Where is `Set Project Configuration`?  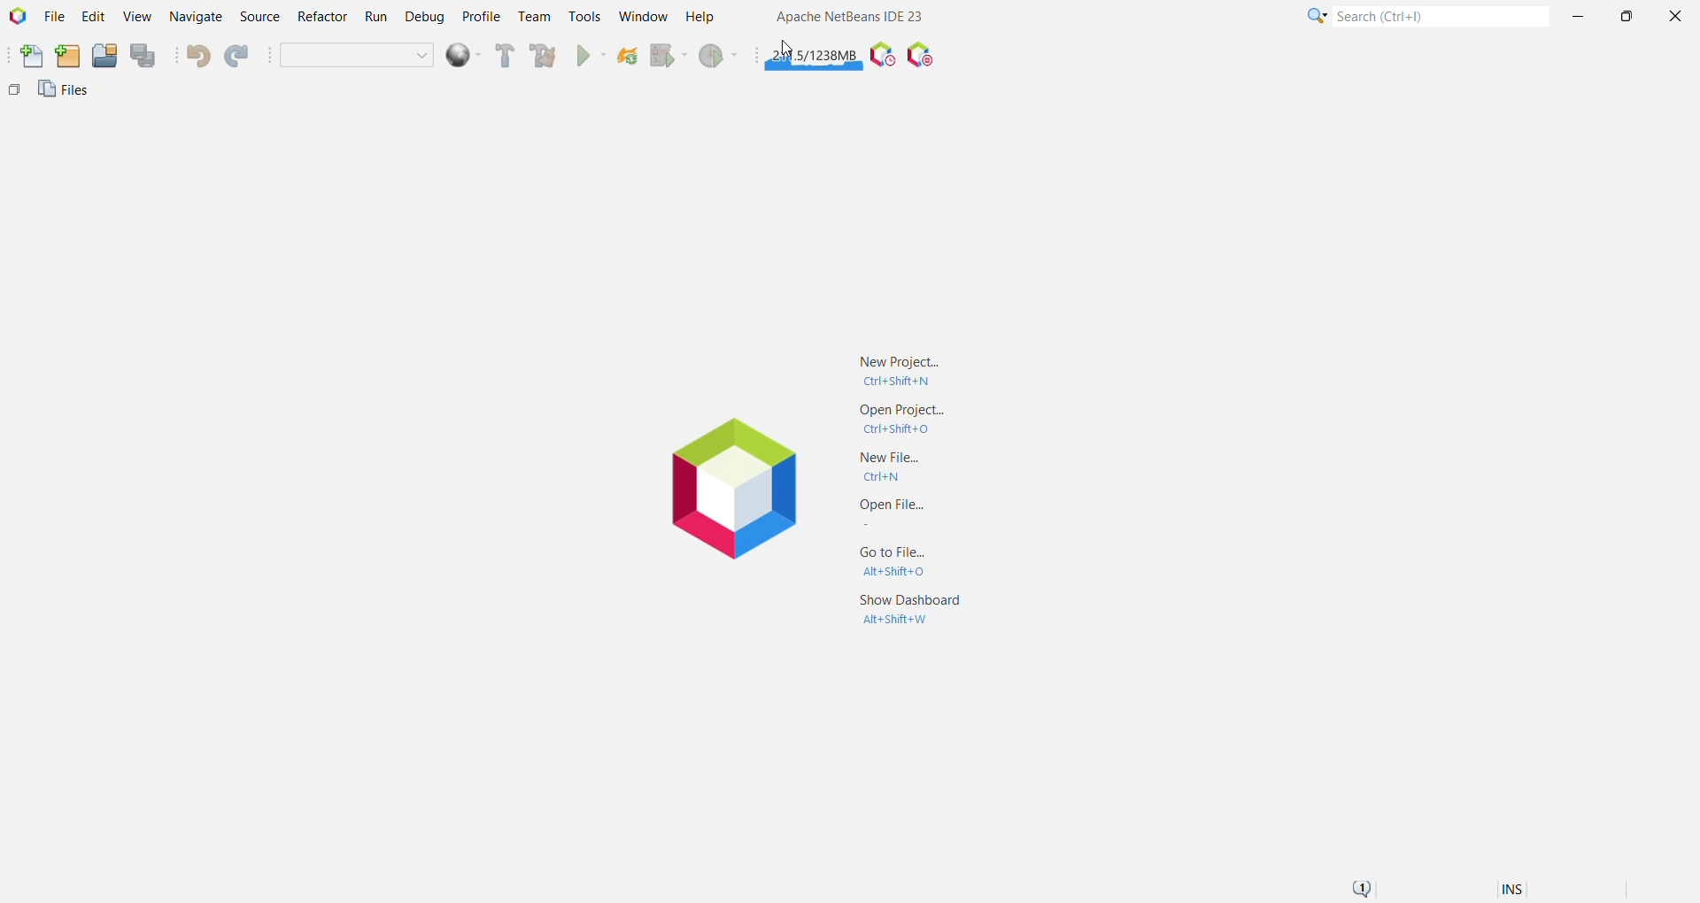
Set Project Configuration is located at coordinates (358, 57).